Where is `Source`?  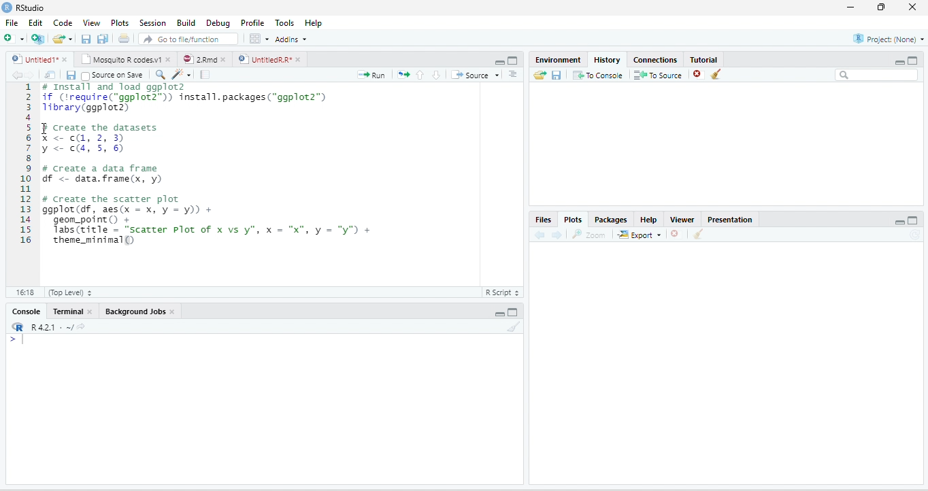
Source is located at coordinates (474, 75).